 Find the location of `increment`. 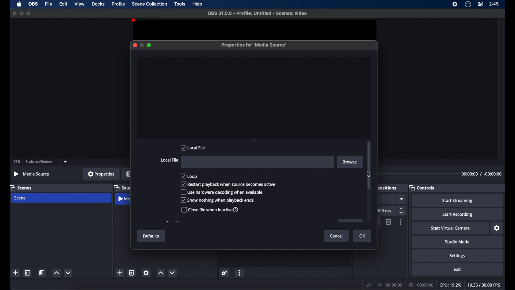

increment is located at coordinates (161, 273).